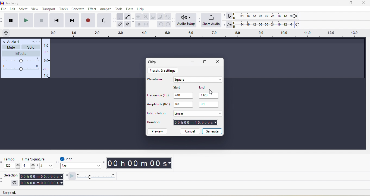 Image resolution: width=370 pixels, height=196 pixels. What do you see at coordinates (78, 9) in the screenshot?
I see `generate` at bounding box center [78, 9].